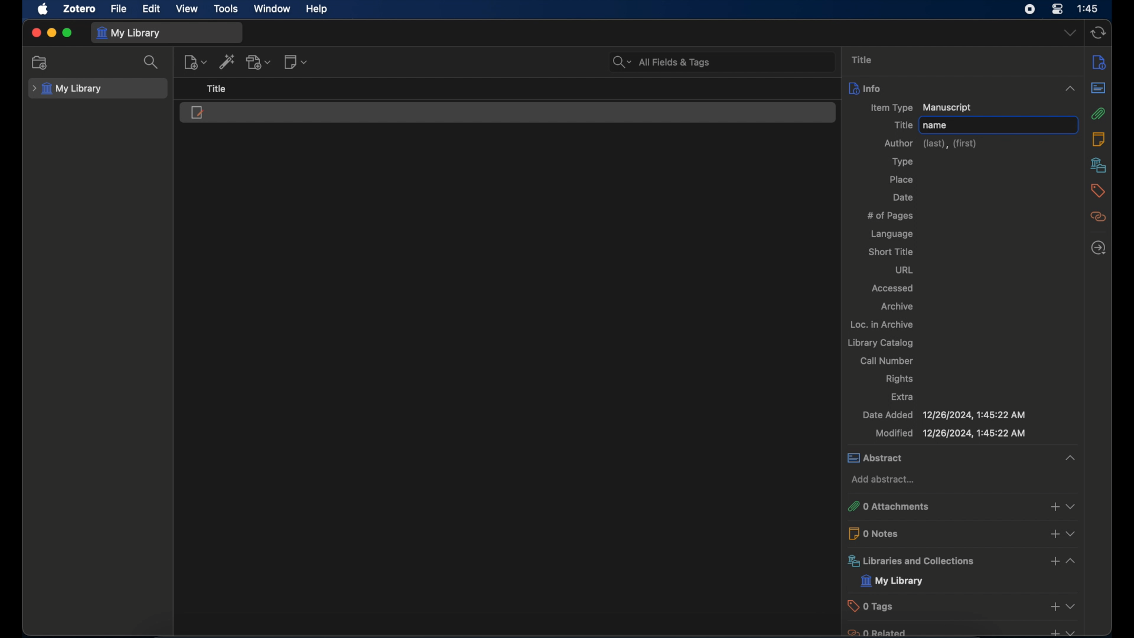  What do you see at coordinates (1099, 139) in the screenshot?
I see `notes` at bounding box center [1099, 139].